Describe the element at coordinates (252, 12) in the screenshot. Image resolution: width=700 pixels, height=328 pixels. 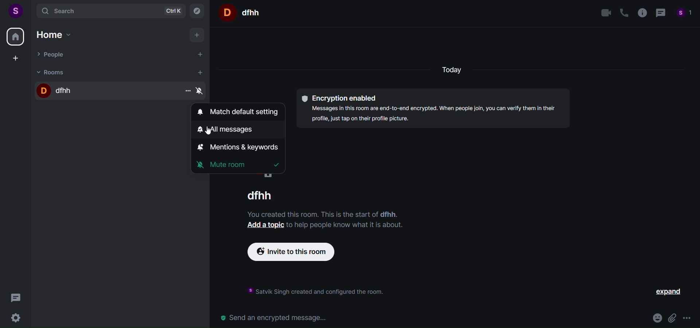
I see `dfhh` at that location.